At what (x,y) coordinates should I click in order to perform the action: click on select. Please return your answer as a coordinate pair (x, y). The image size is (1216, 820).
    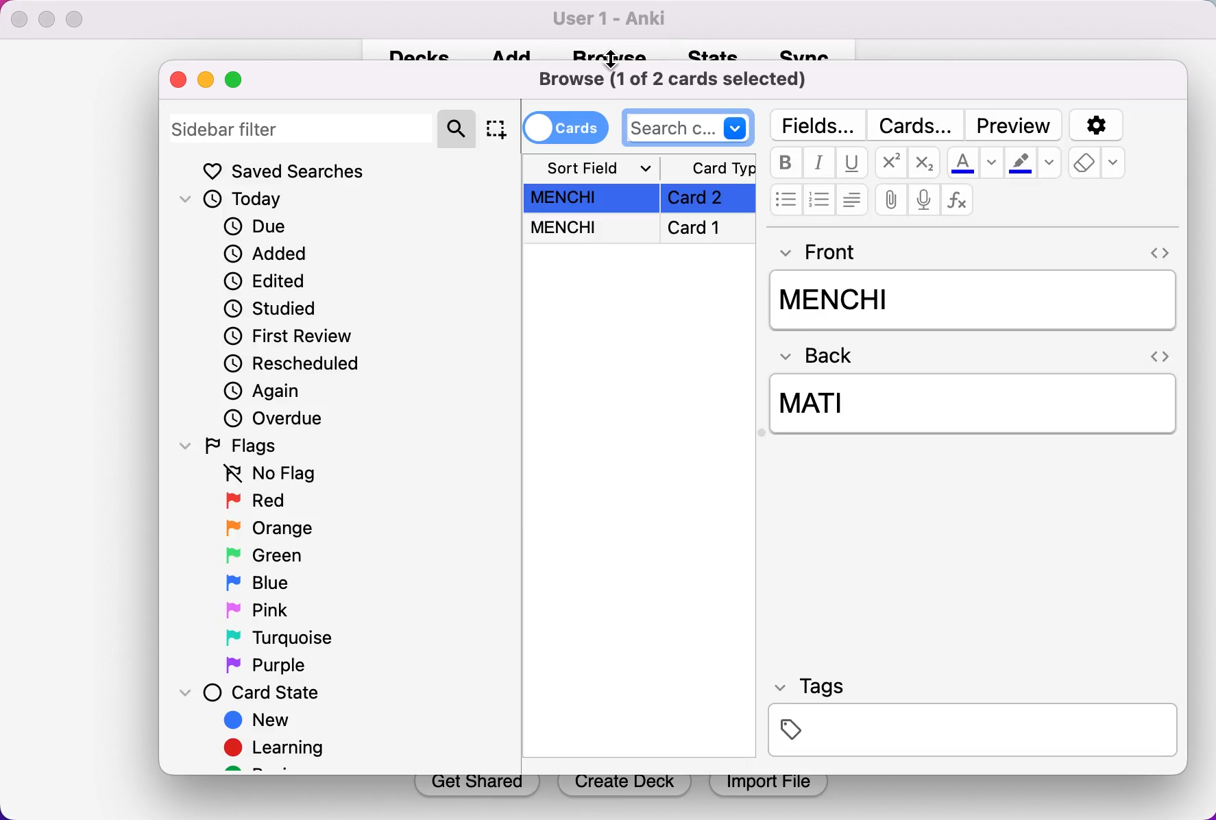
    Looking at the image, I should click on (498, 129).